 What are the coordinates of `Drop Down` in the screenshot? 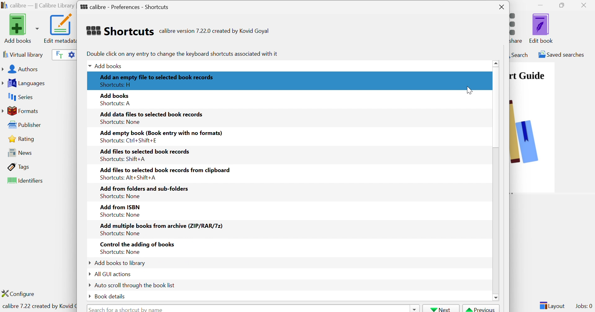 It's located at (87, 297).